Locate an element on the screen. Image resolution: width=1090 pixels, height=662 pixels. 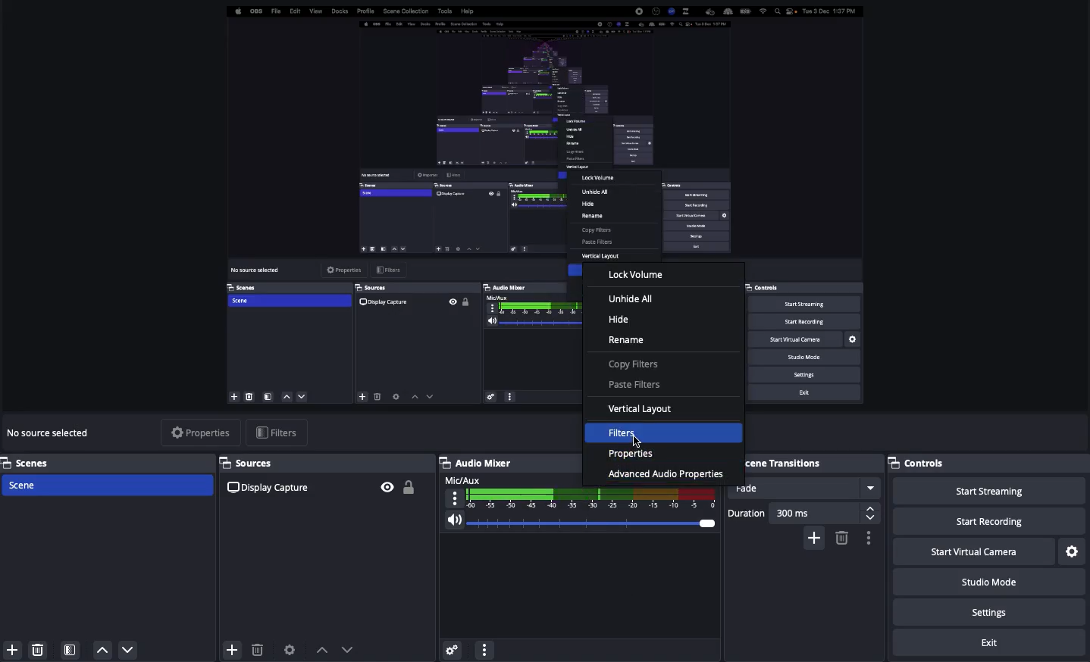
Add is located at coordinates (10, 650).